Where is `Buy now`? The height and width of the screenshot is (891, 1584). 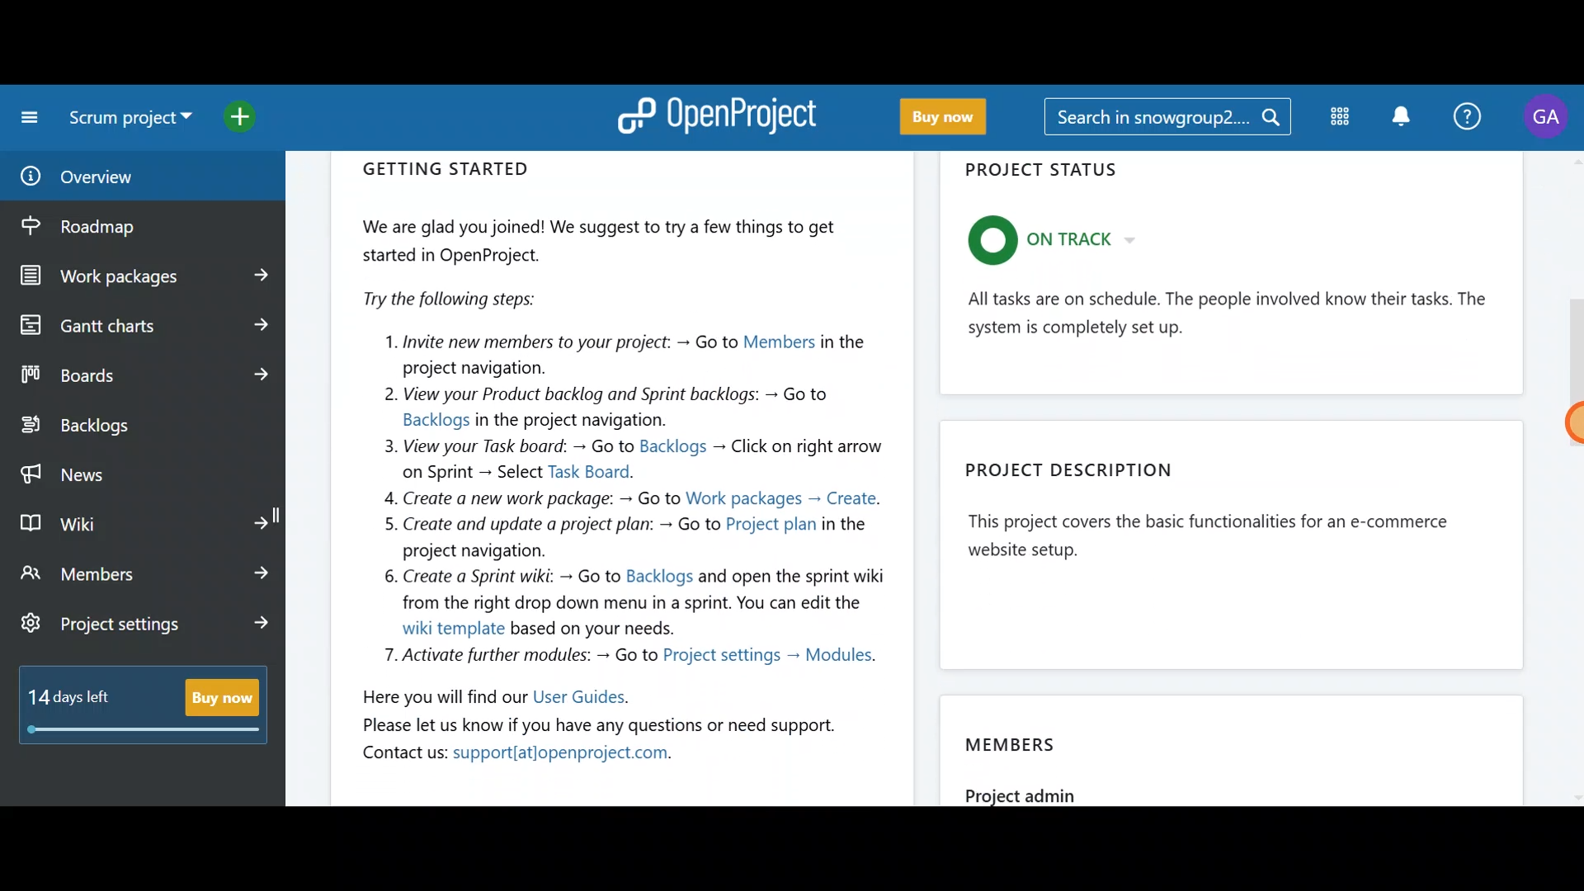
Buy now is located at coordinates (150, 714).